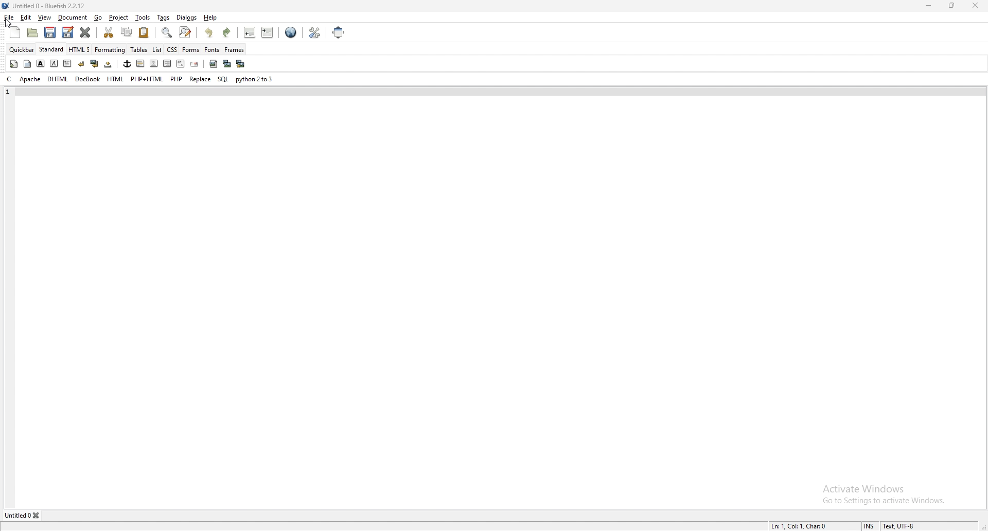  I want to click on copy, so click(126, 31).